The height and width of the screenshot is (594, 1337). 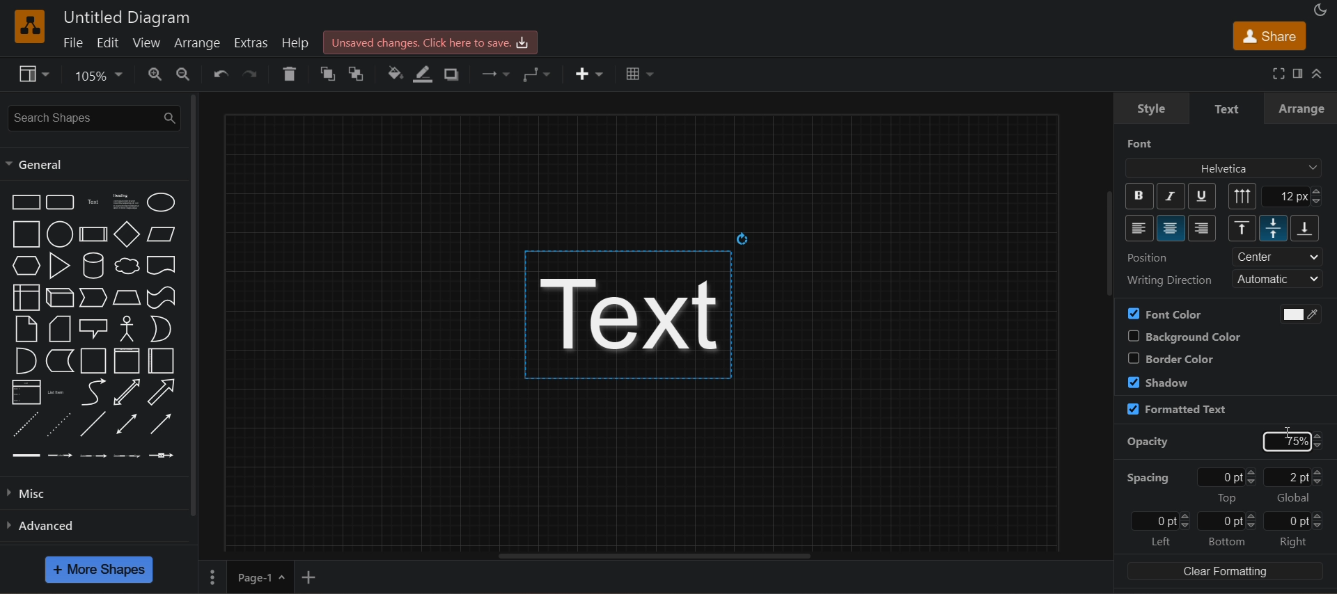 What do you see at coordinates (539, 74) in the screenshot?
I see `waypoints` at bounding box center [539, 74].